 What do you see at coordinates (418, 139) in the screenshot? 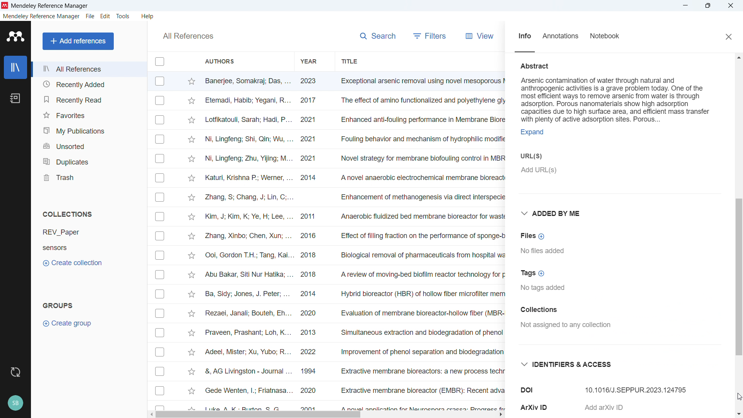
I see `fouling behavior and mechanism of hydrophilic modified membrane in anam` at bounding box center [418, 139].